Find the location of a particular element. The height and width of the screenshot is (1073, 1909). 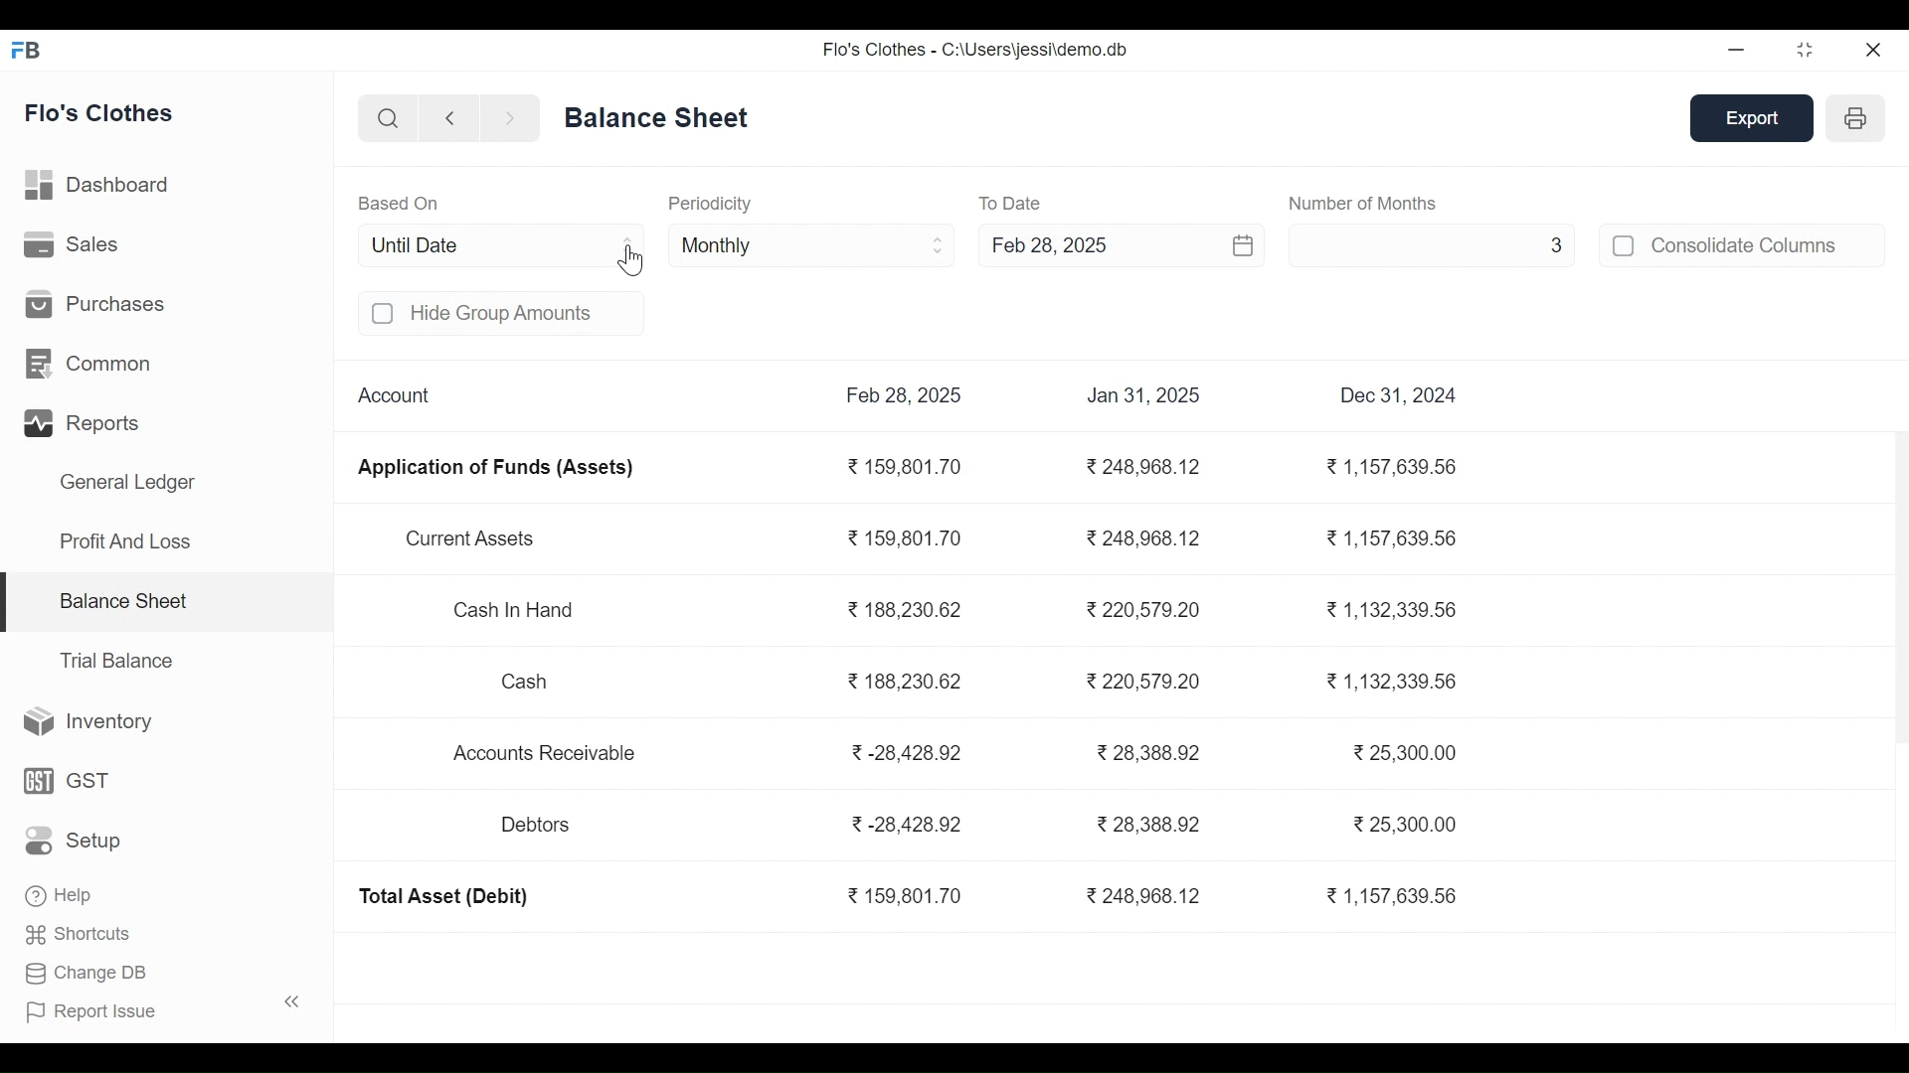

Hide Group Amounts is located at coordinates (525, 313).